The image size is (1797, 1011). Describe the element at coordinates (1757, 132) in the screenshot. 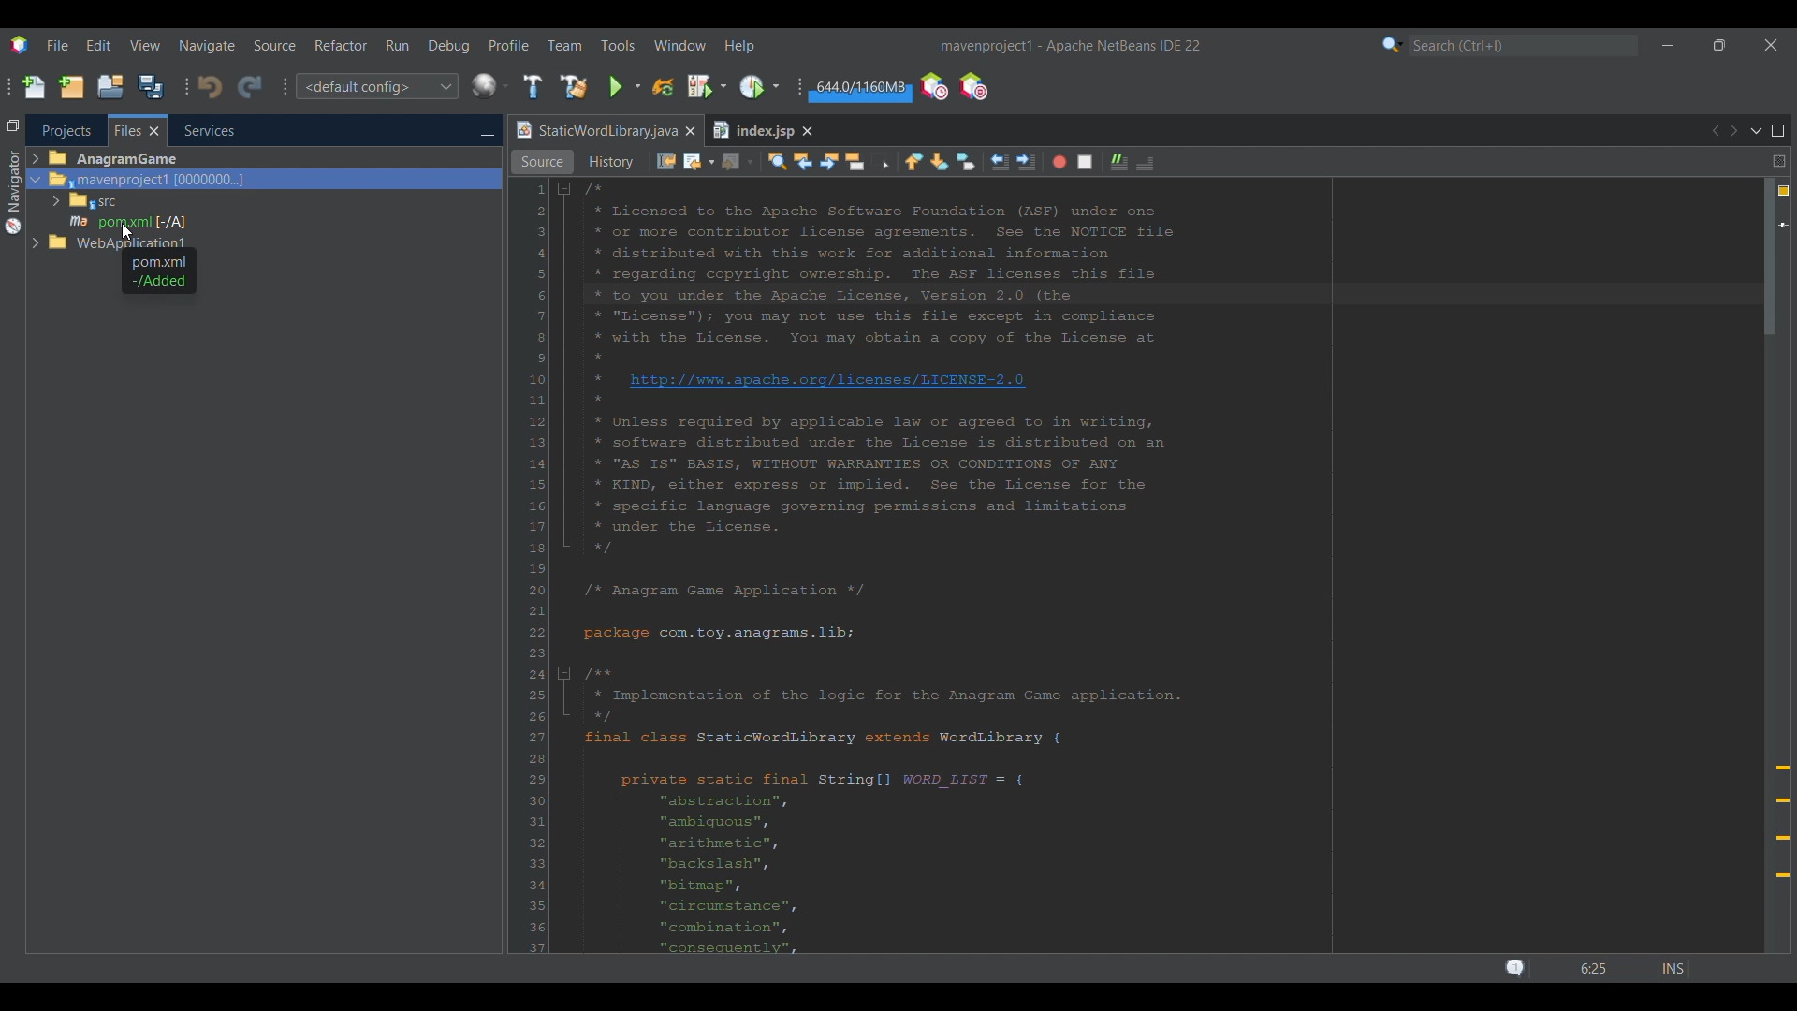

I see `Show opened documents list` at that location.